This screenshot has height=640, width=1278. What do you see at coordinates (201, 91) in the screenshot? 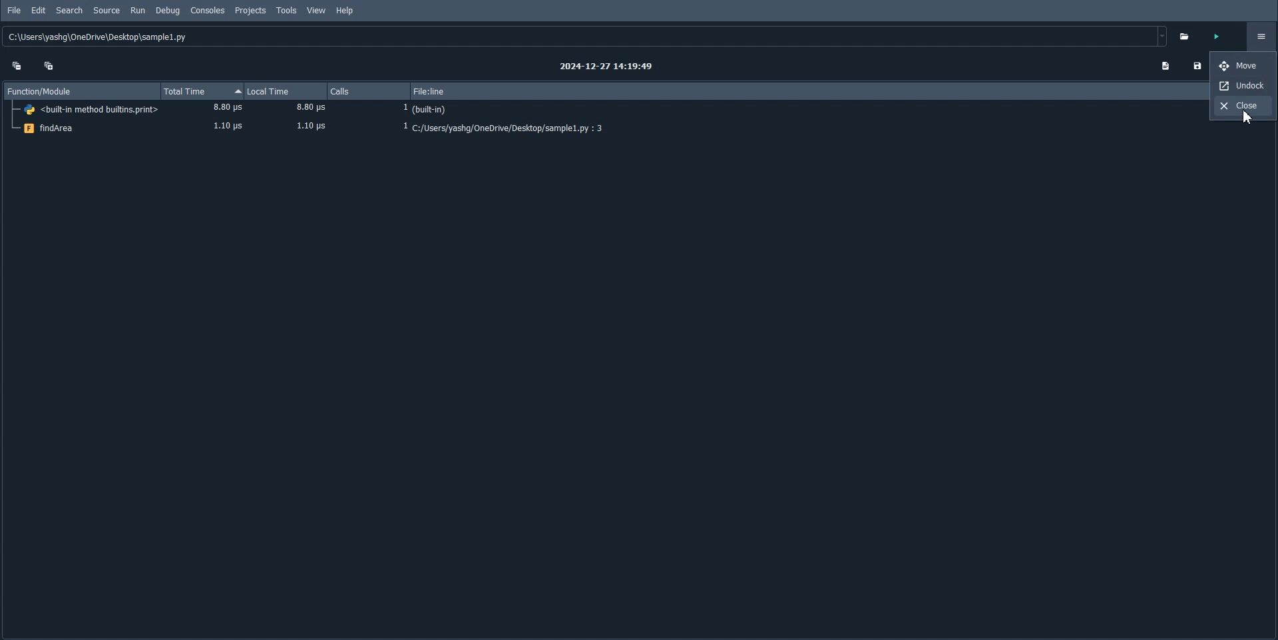
I see `Total Time` at bounding box center [201, 91].